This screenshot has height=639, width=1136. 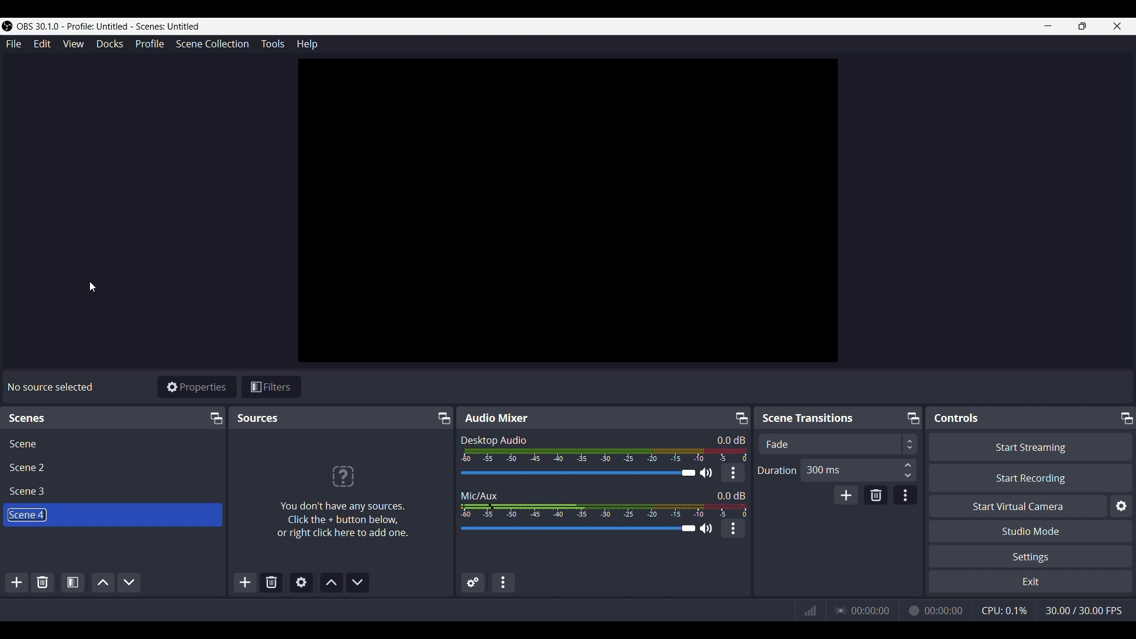 I want to click on Sources, so click(x=258, y=418).